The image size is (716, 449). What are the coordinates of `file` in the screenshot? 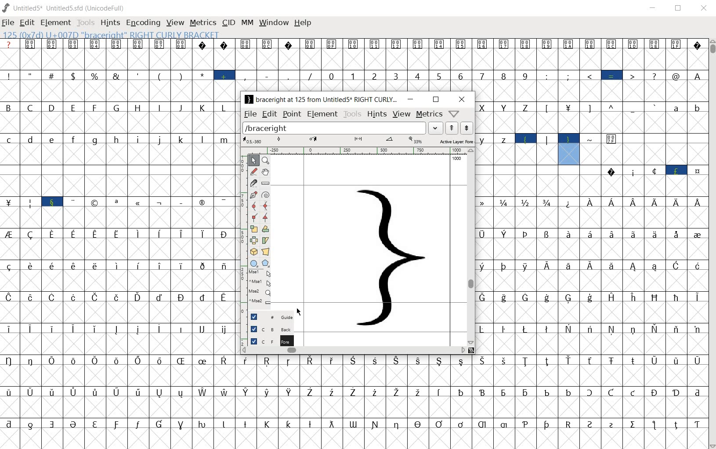 It's located at (250, 115).